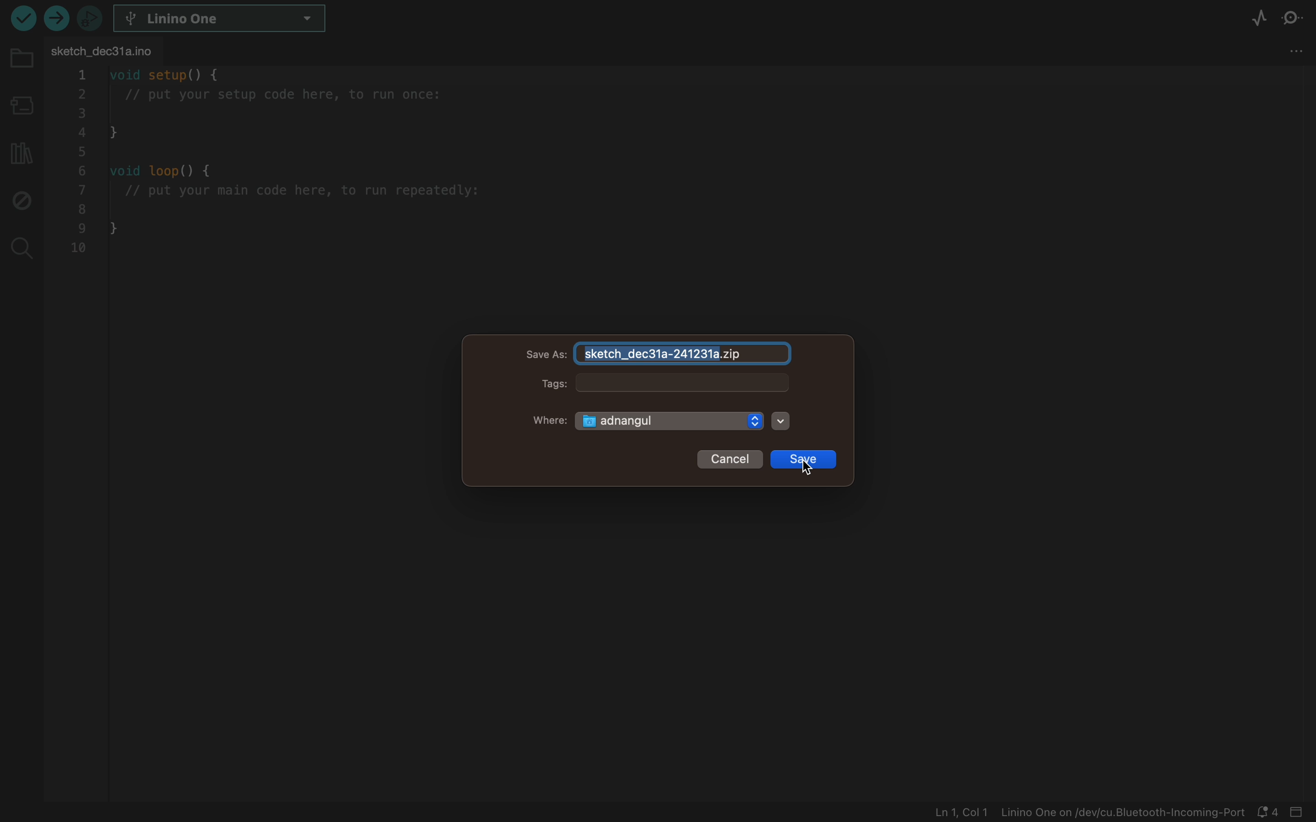 The height and width of the screenshot is (822, 1316). Describe the element at coordinates (22, 248) in the screenshot. I see `search` at that location.